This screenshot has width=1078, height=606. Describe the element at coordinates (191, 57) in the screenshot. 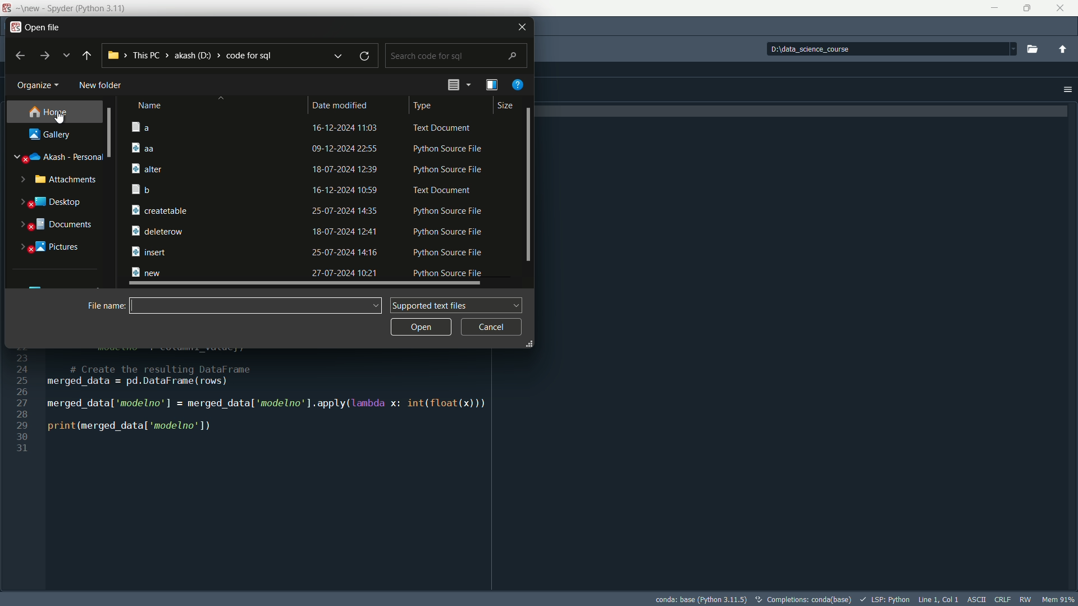

I see `directory path` at that location.